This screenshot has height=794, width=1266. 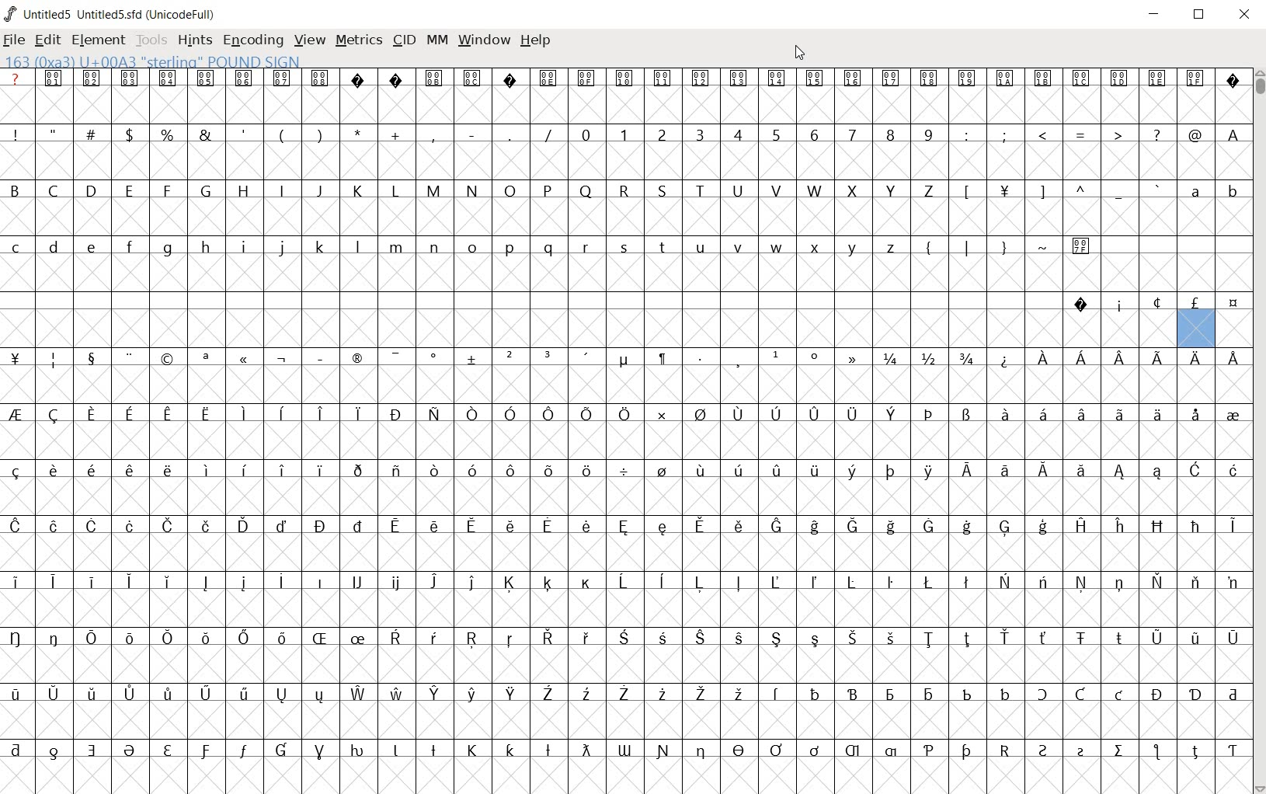 I want to click on Symbol, so click(x=891, y=582).